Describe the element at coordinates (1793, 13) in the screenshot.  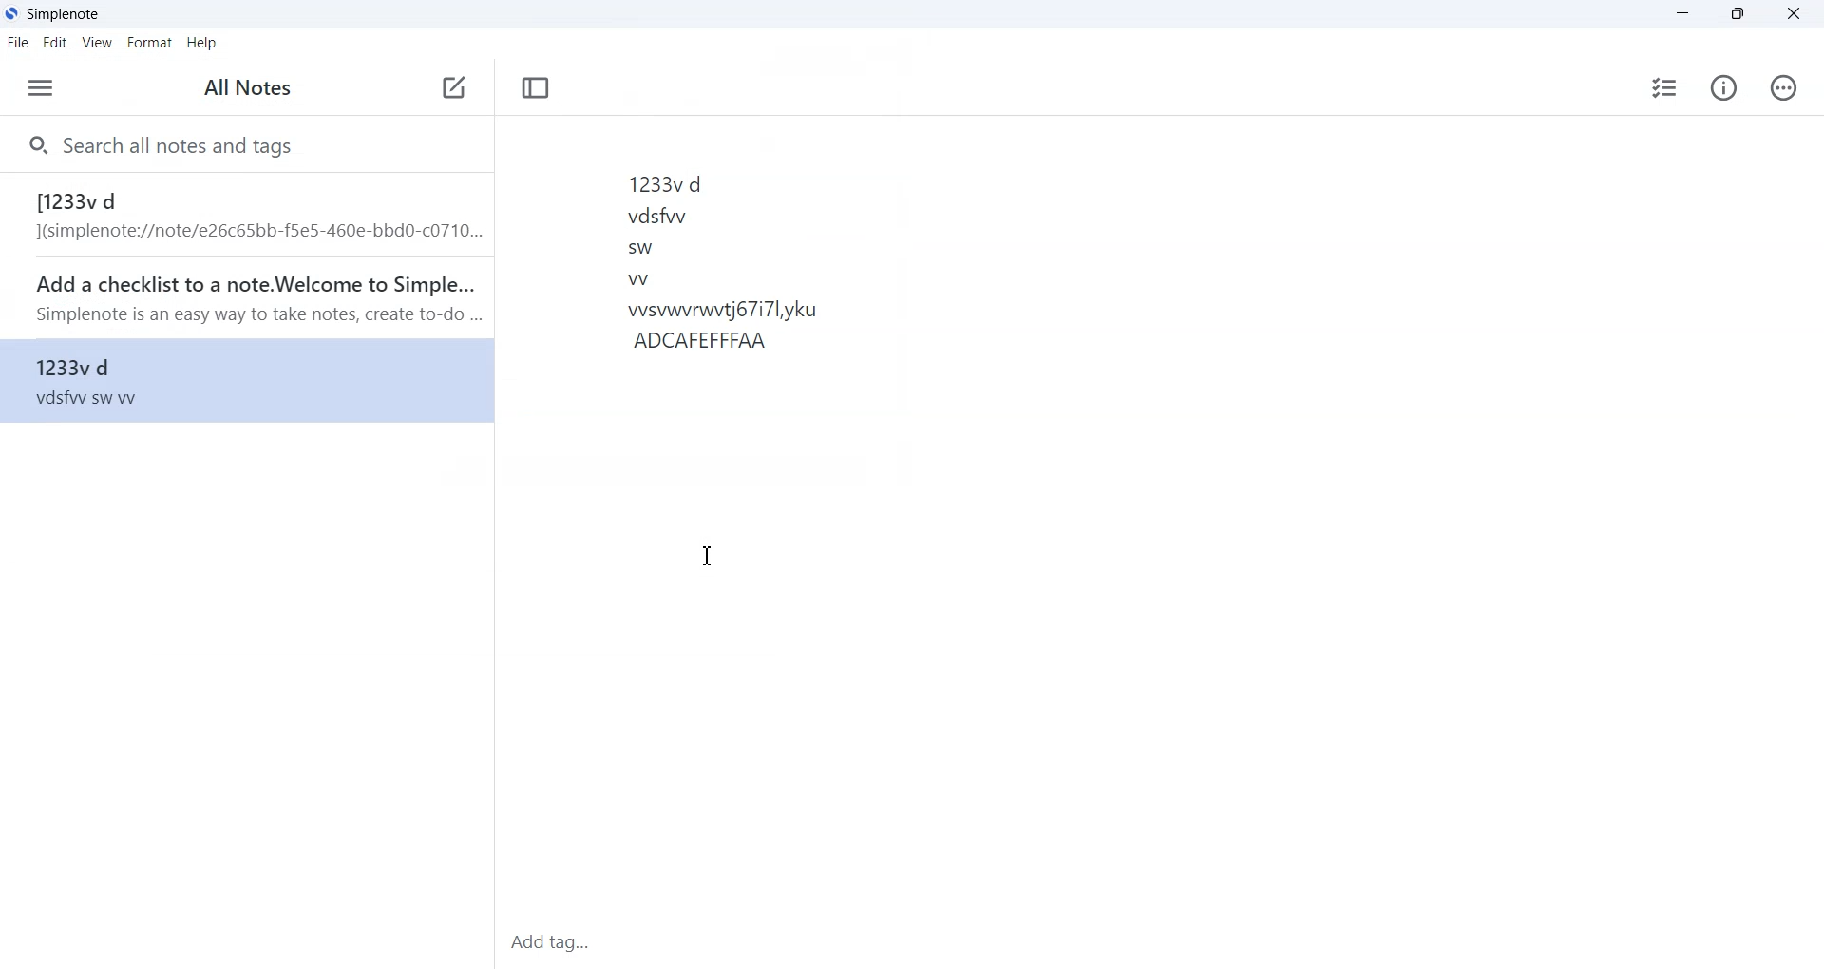
I see `Close` at that location.